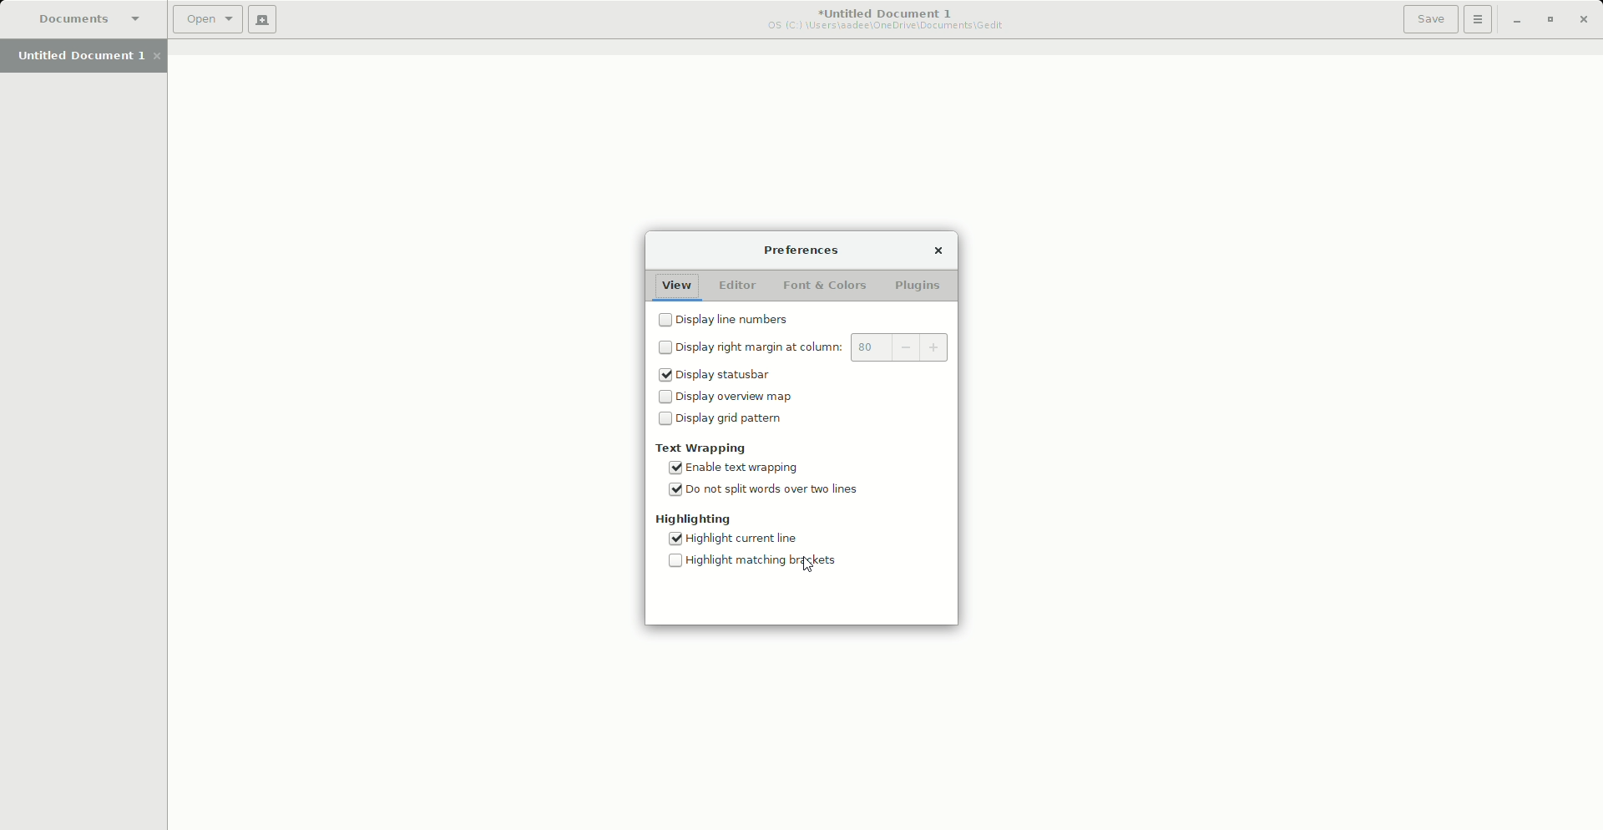 The image size is (1603, 830). What do you see at coordinates (1510, 20) in the screenshot?
I see `Minimize` at bounding box center [1510, 20].